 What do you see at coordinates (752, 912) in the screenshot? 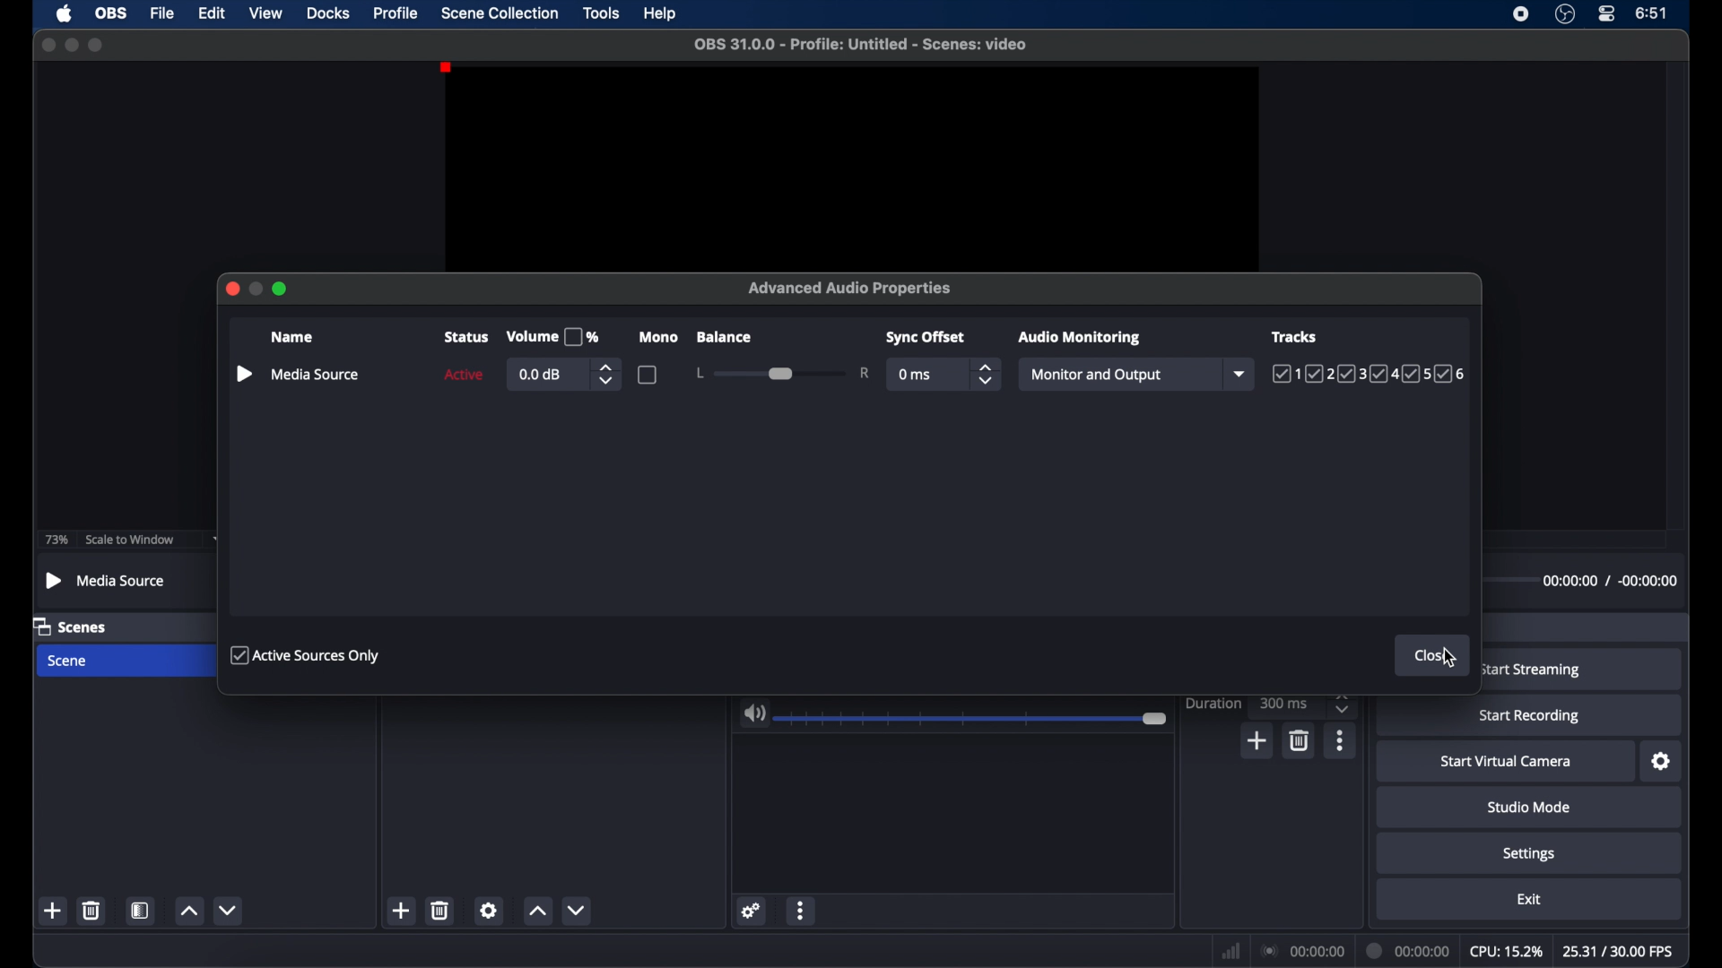
I see `settings` at bounding box center [752, 912].